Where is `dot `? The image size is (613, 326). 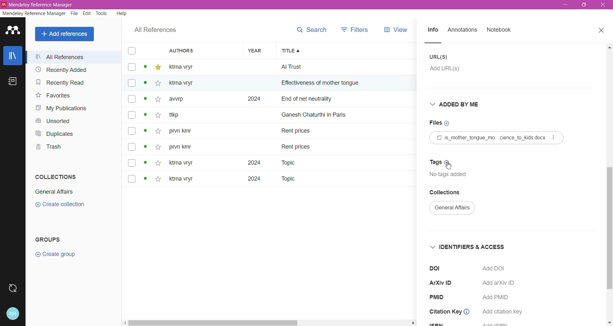 dot  is located at coordinates (145, 132).